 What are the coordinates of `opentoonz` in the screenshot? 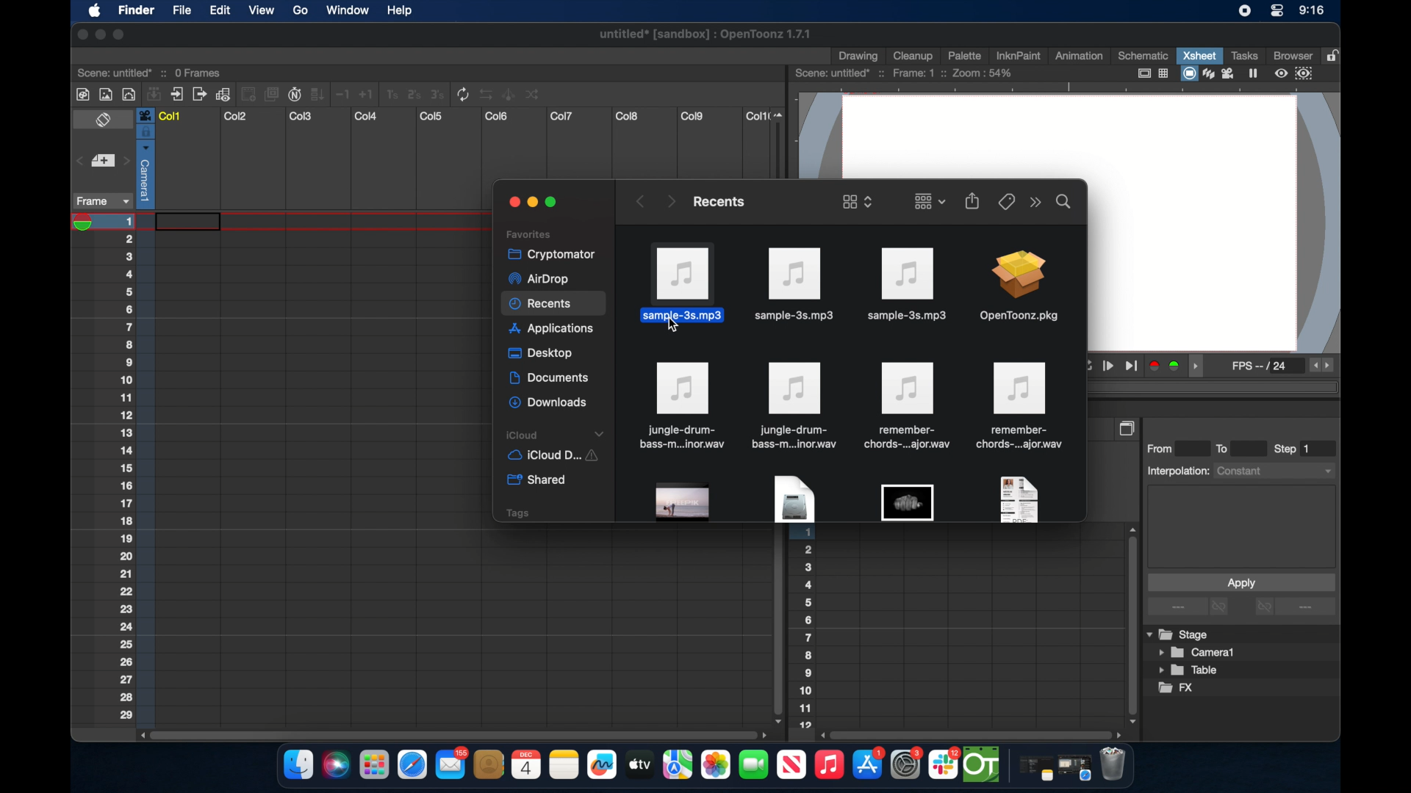 It's located at (983, 765).